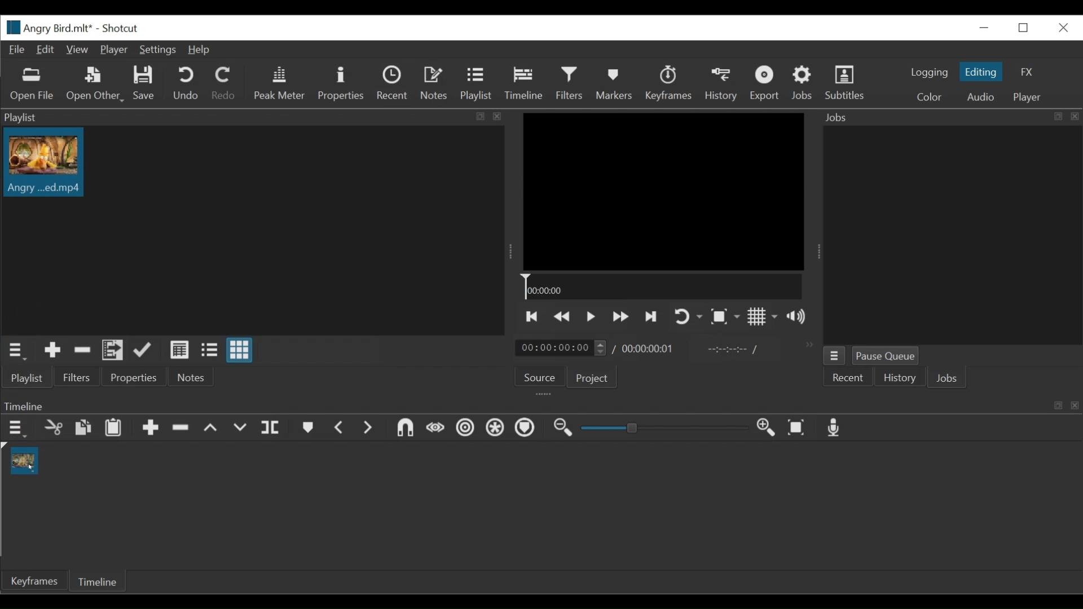  Describe the element at coordinates (404, 427) in the screenshot. I see `Snap` at that location.